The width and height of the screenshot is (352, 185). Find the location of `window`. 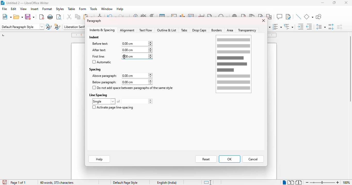

window is located at coordinates (107, 9).